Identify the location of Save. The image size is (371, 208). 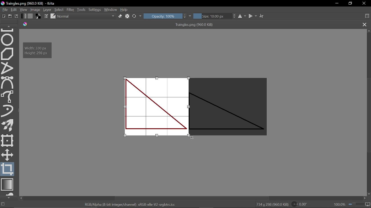
(17, 16).